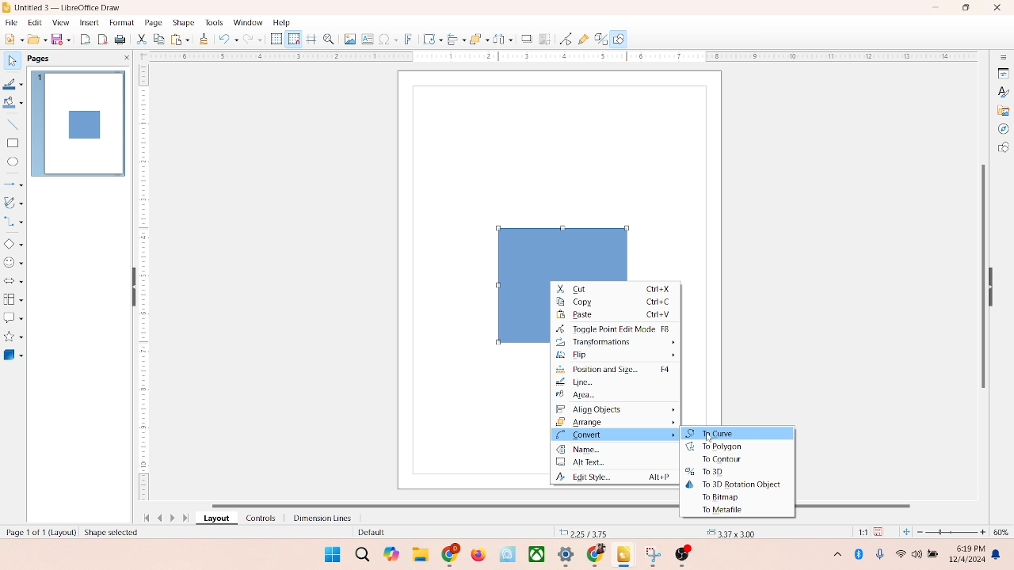 The image size is (1014, 570). Describe the element at coordinates (935, 555) in the screenshot. I see `battery` at that location.